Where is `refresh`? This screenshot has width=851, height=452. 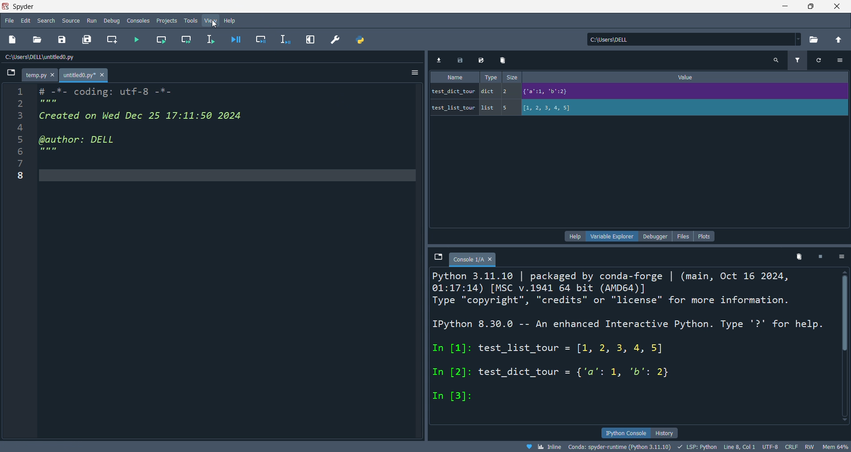
refresh is located at coordinates (816, 60).